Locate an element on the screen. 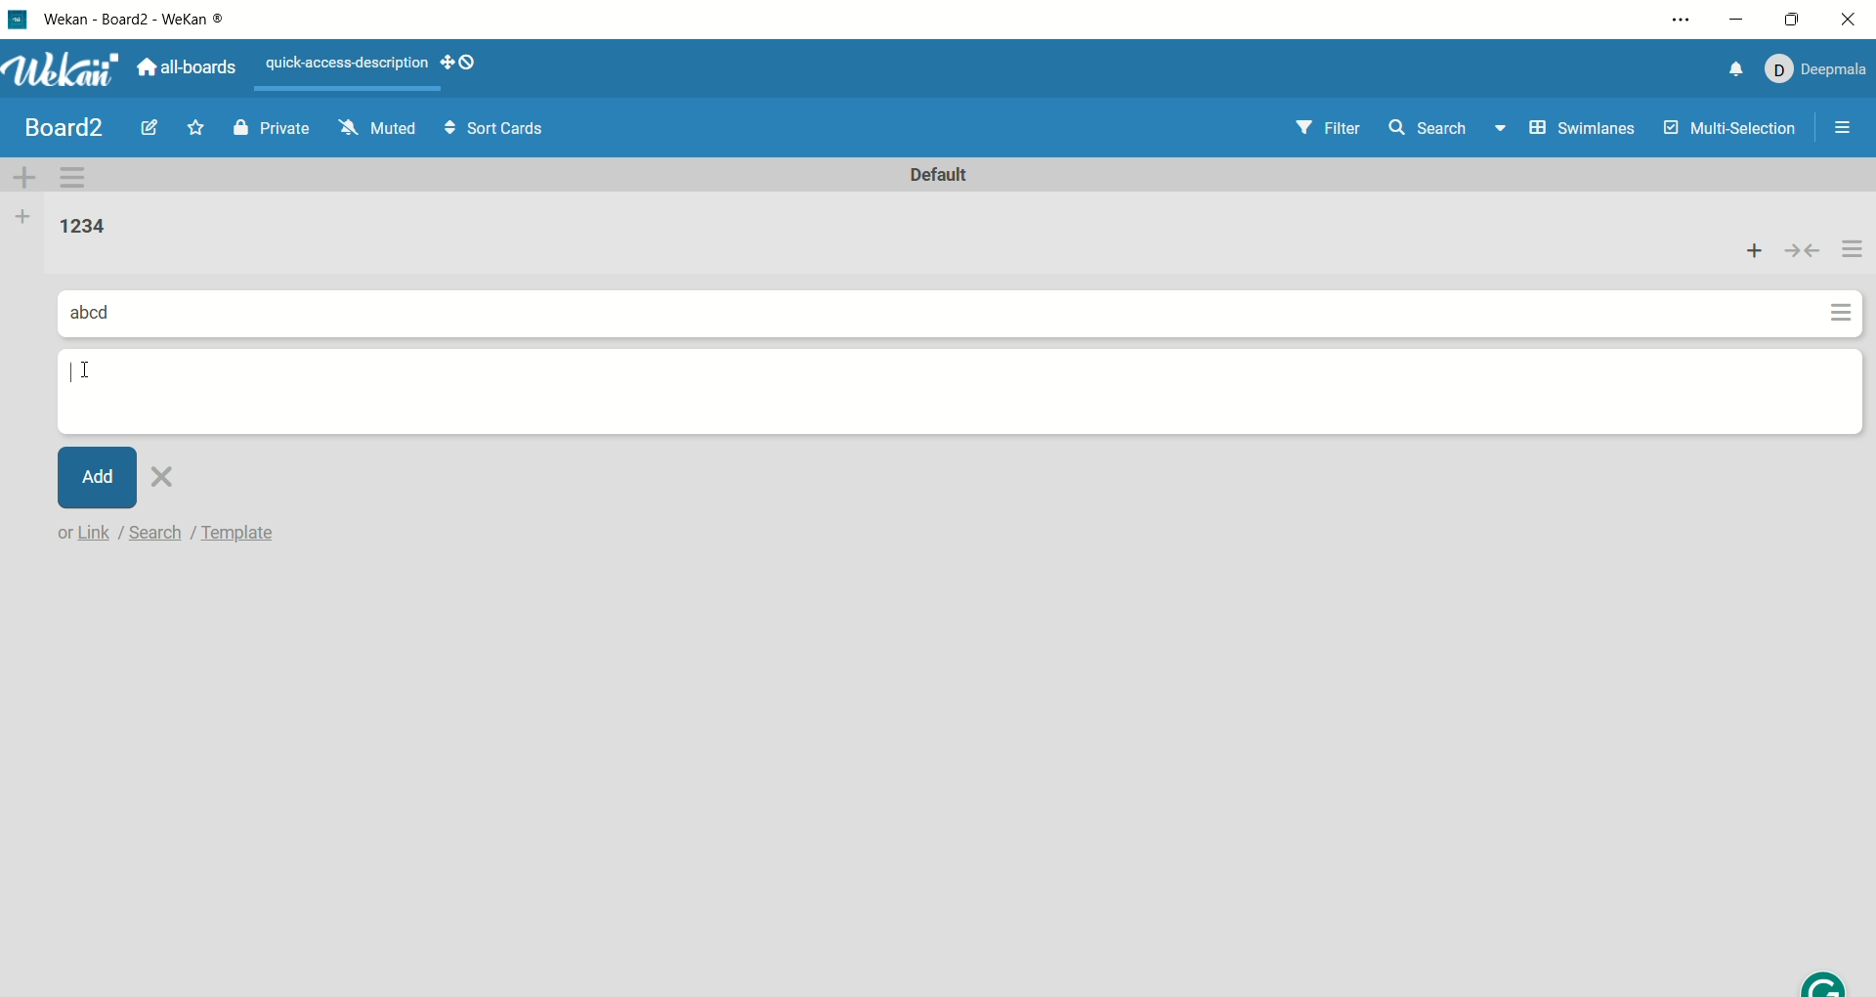 This screenshot has width=1876, height=997. cursor is located at coordinates (83, 368).